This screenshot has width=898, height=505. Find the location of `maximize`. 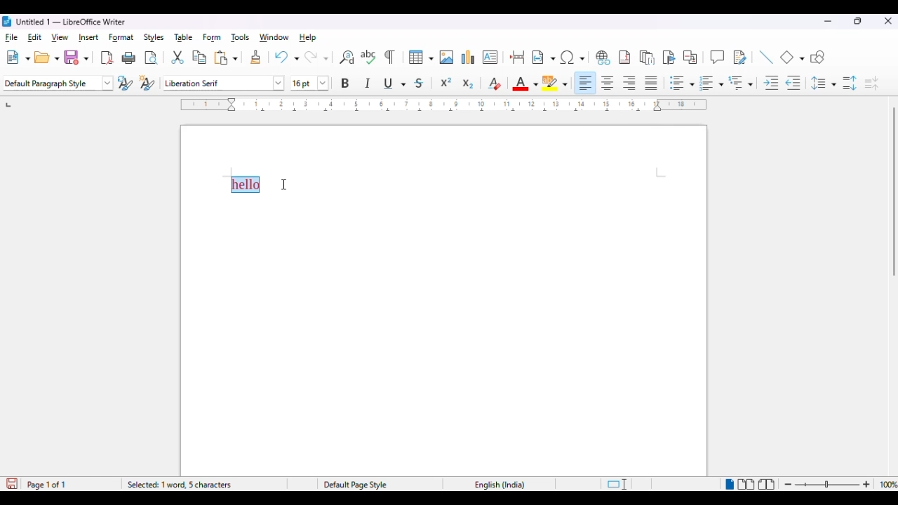

maximize is located at coordinates (859, 21).